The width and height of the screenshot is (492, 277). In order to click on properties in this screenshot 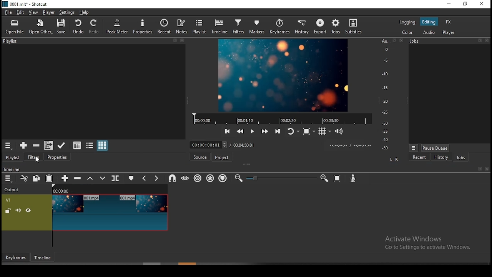, I will do `click(58, 157)`.